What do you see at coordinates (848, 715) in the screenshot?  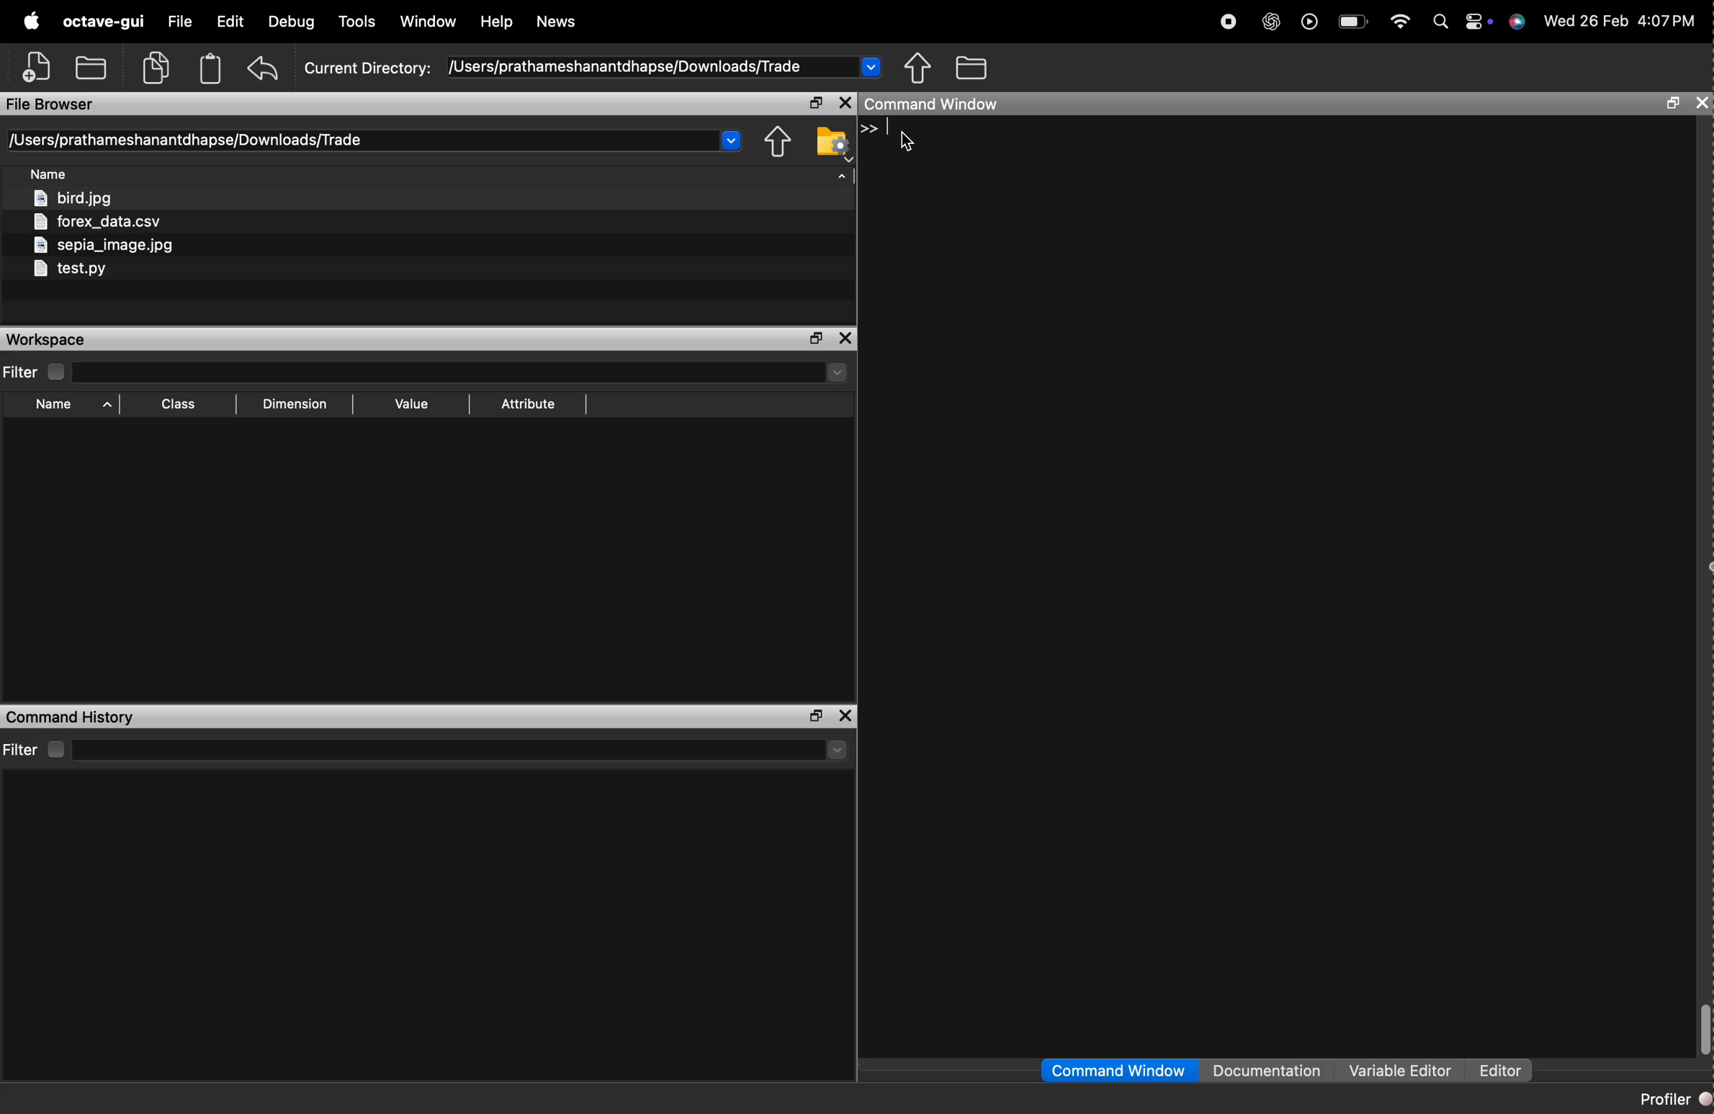 I see `close` at bounding box center [848, 715].